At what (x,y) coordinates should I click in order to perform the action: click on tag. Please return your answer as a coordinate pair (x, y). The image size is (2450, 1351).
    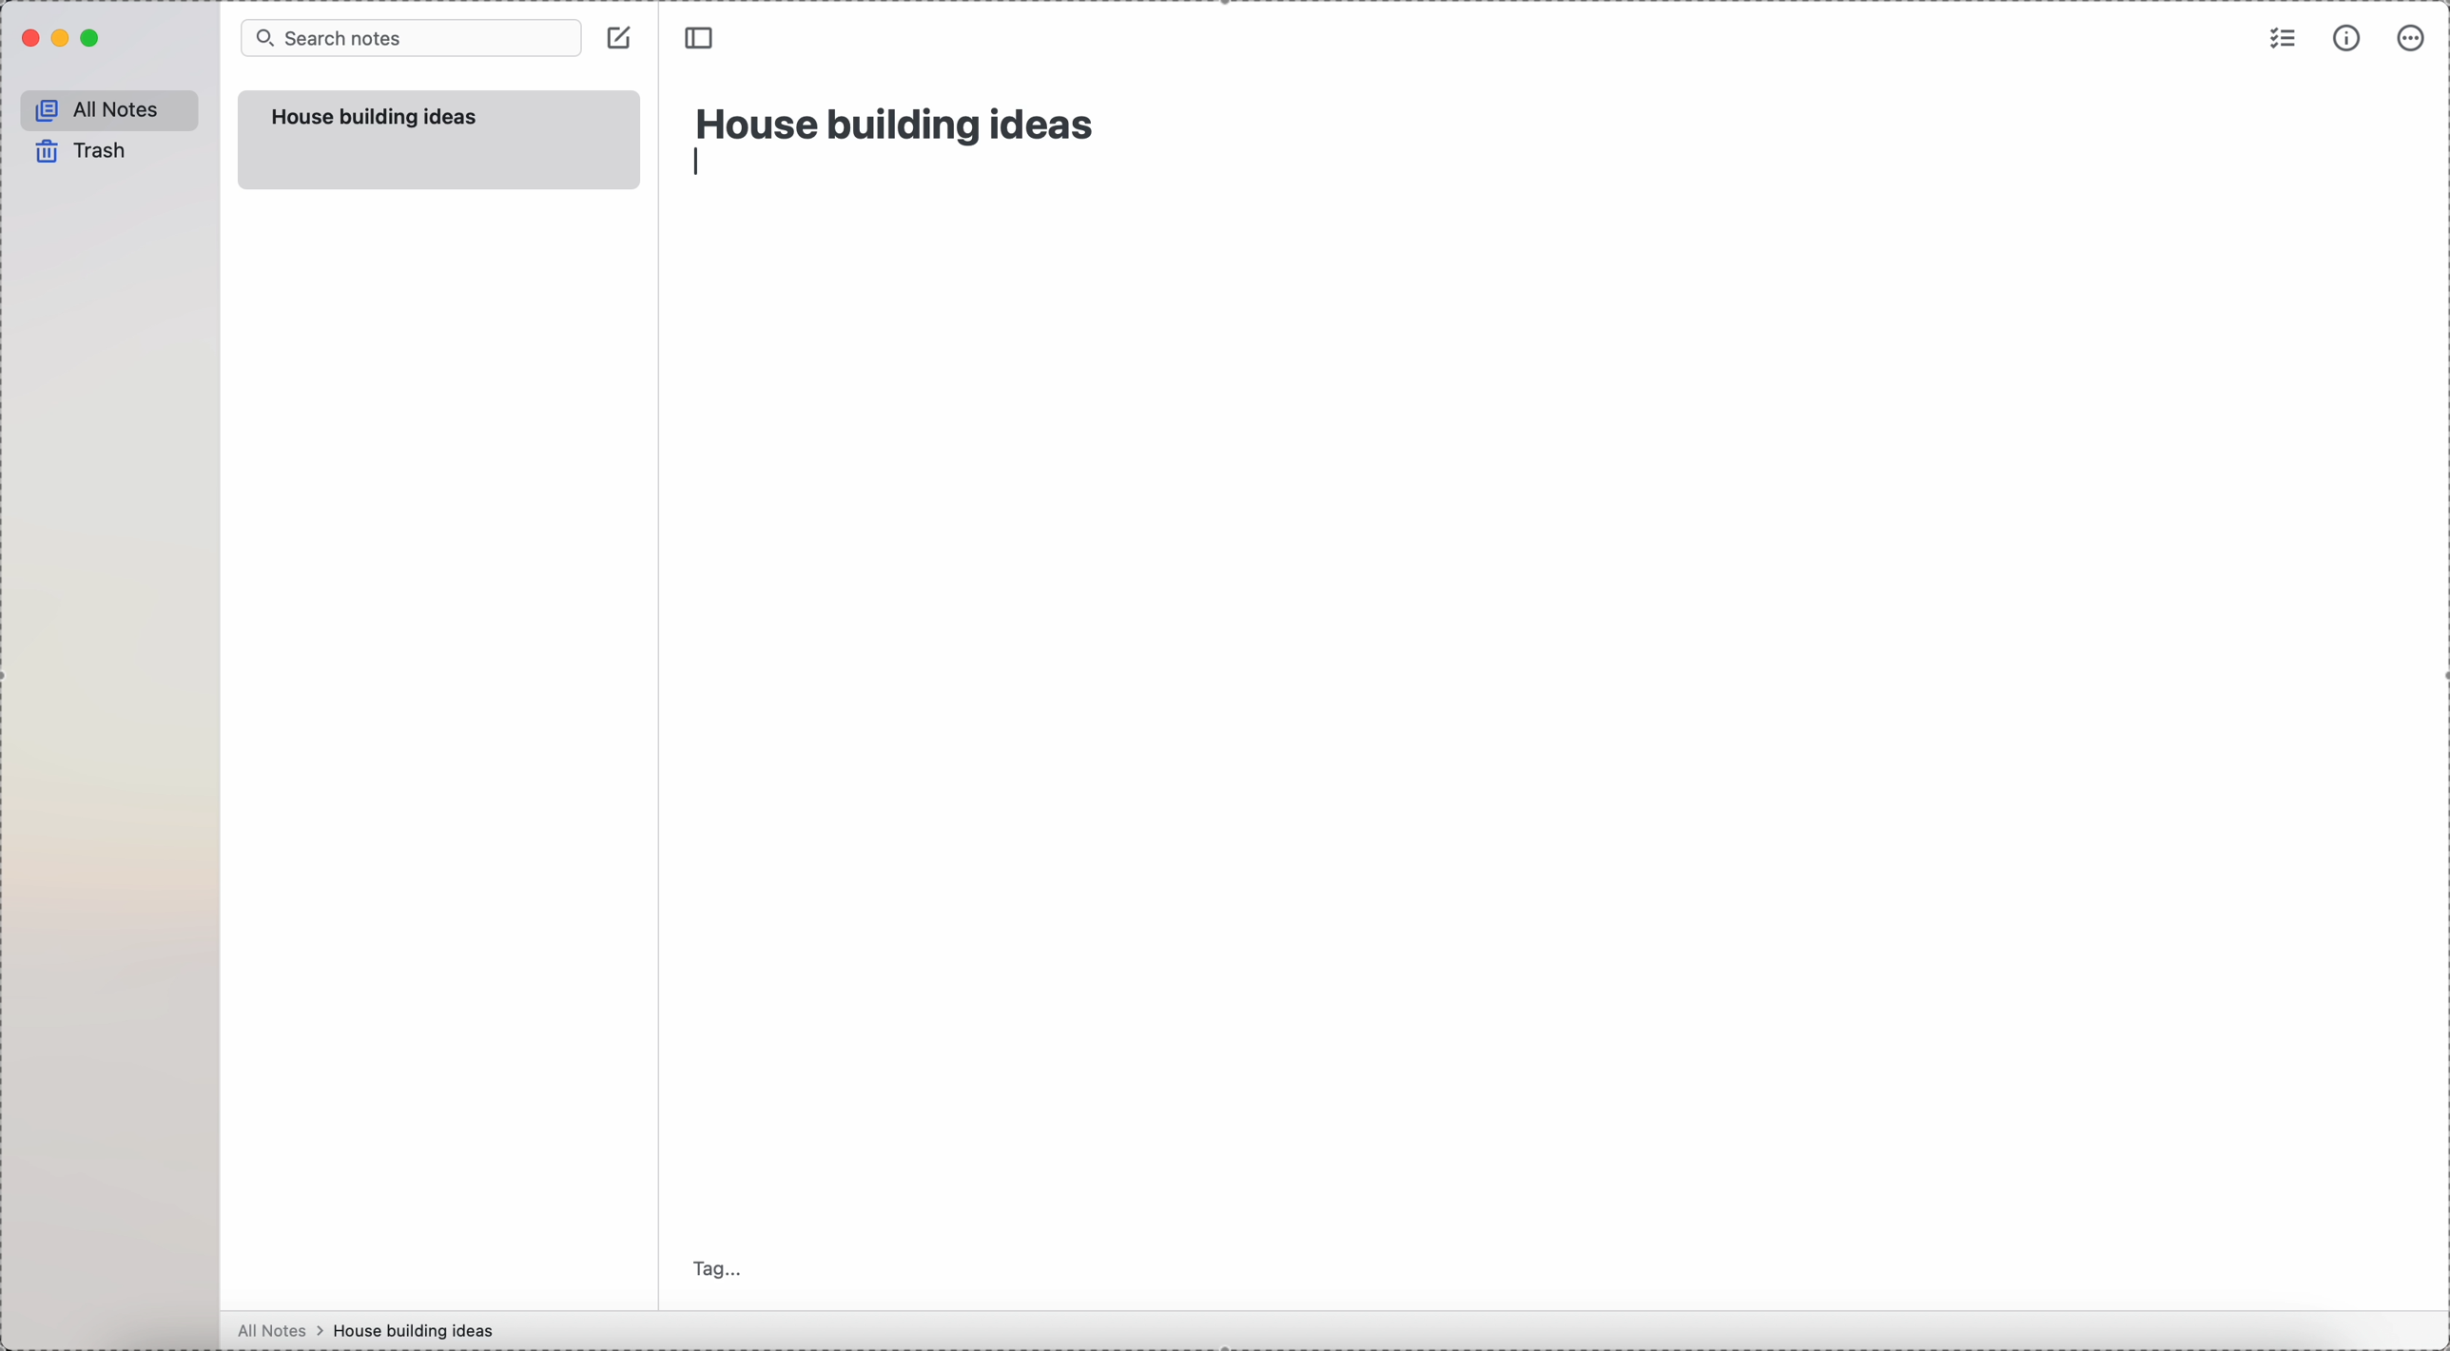
    Looking at the image, I should click on (720, 1267).